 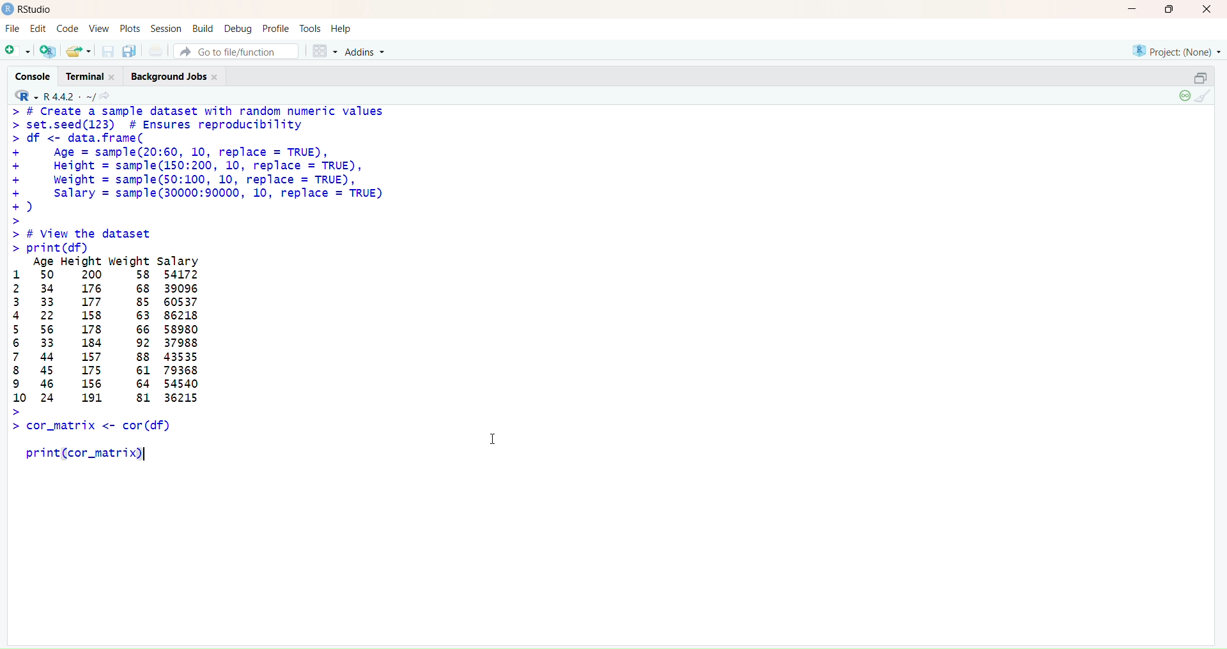 I want to click on New file, so click(x=18, y=49).